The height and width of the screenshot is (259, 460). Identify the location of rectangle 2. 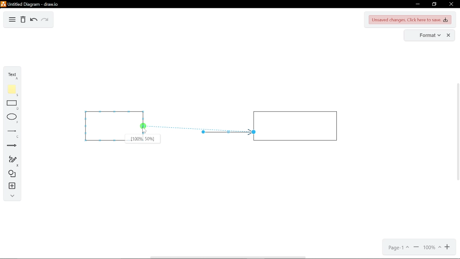
(297, 126).